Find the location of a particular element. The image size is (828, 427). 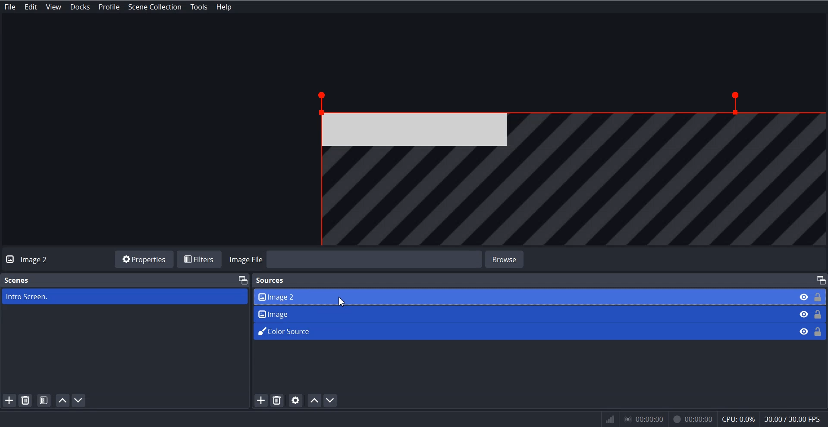

Image 2 is located at coordinates (521, 296).